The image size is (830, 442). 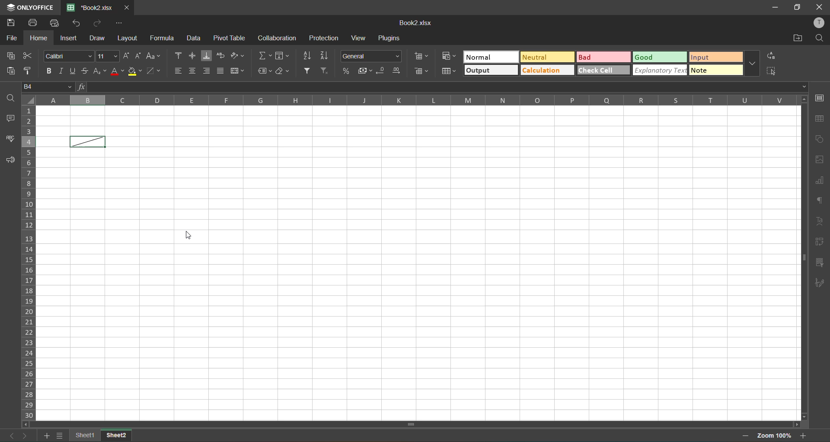 What do you see at coordinates (317, 425) in the screenshot?
I see `scrollbar` at bounding box center [317, 425].